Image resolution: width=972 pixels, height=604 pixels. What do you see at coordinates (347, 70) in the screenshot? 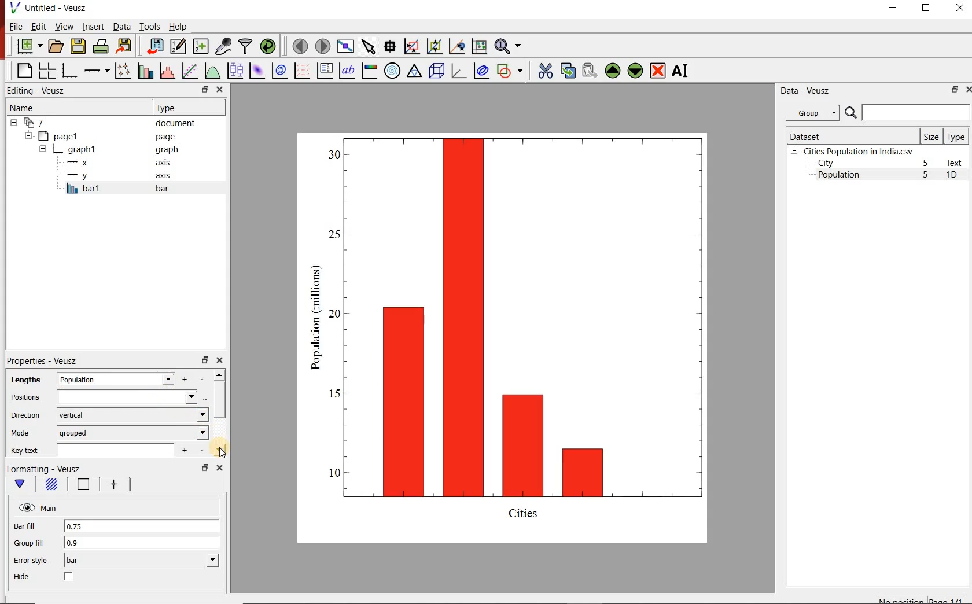
I see `text label` at bounding box center [347, 70].